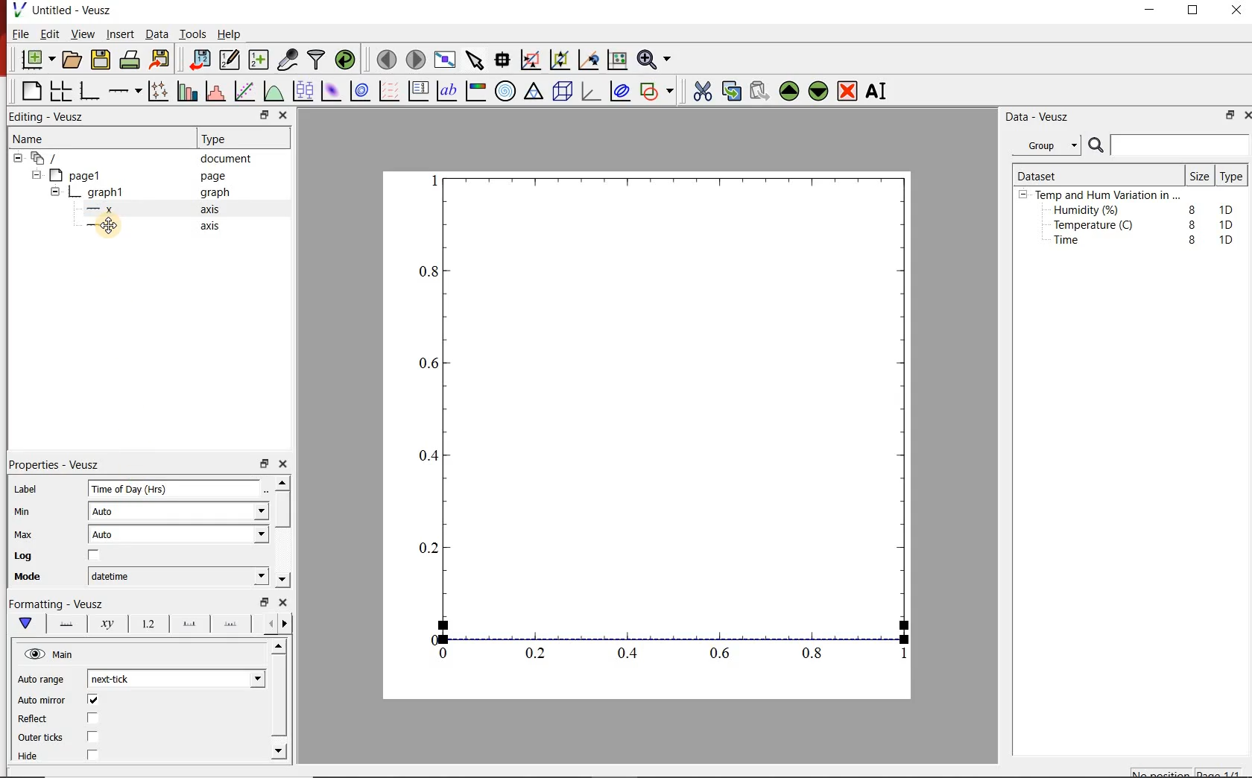  I want to click on Mode, so click(37, 578).